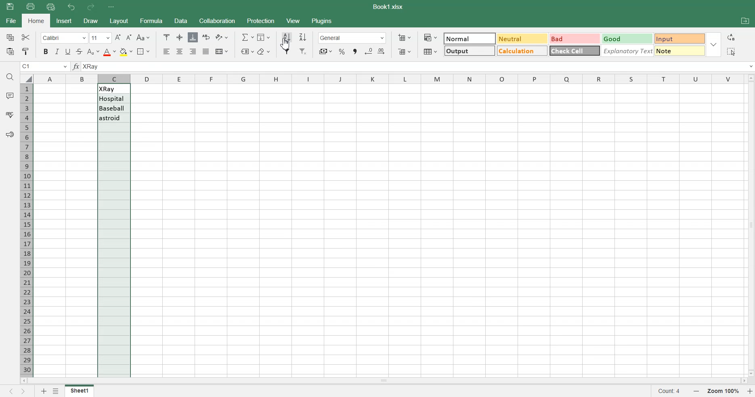 The width and height of the screenshot is (755, 397). I want to click on Orientation, so click(222, 37).